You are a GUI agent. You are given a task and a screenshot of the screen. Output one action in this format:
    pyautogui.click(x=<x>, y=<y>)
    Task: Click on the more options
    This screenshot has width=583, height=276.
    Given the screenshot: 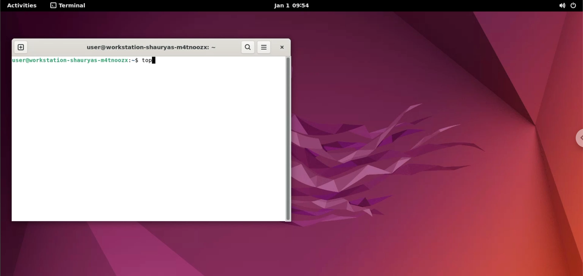 What is the action you would take?
    pyautogui.click(x=264, y=47)
    